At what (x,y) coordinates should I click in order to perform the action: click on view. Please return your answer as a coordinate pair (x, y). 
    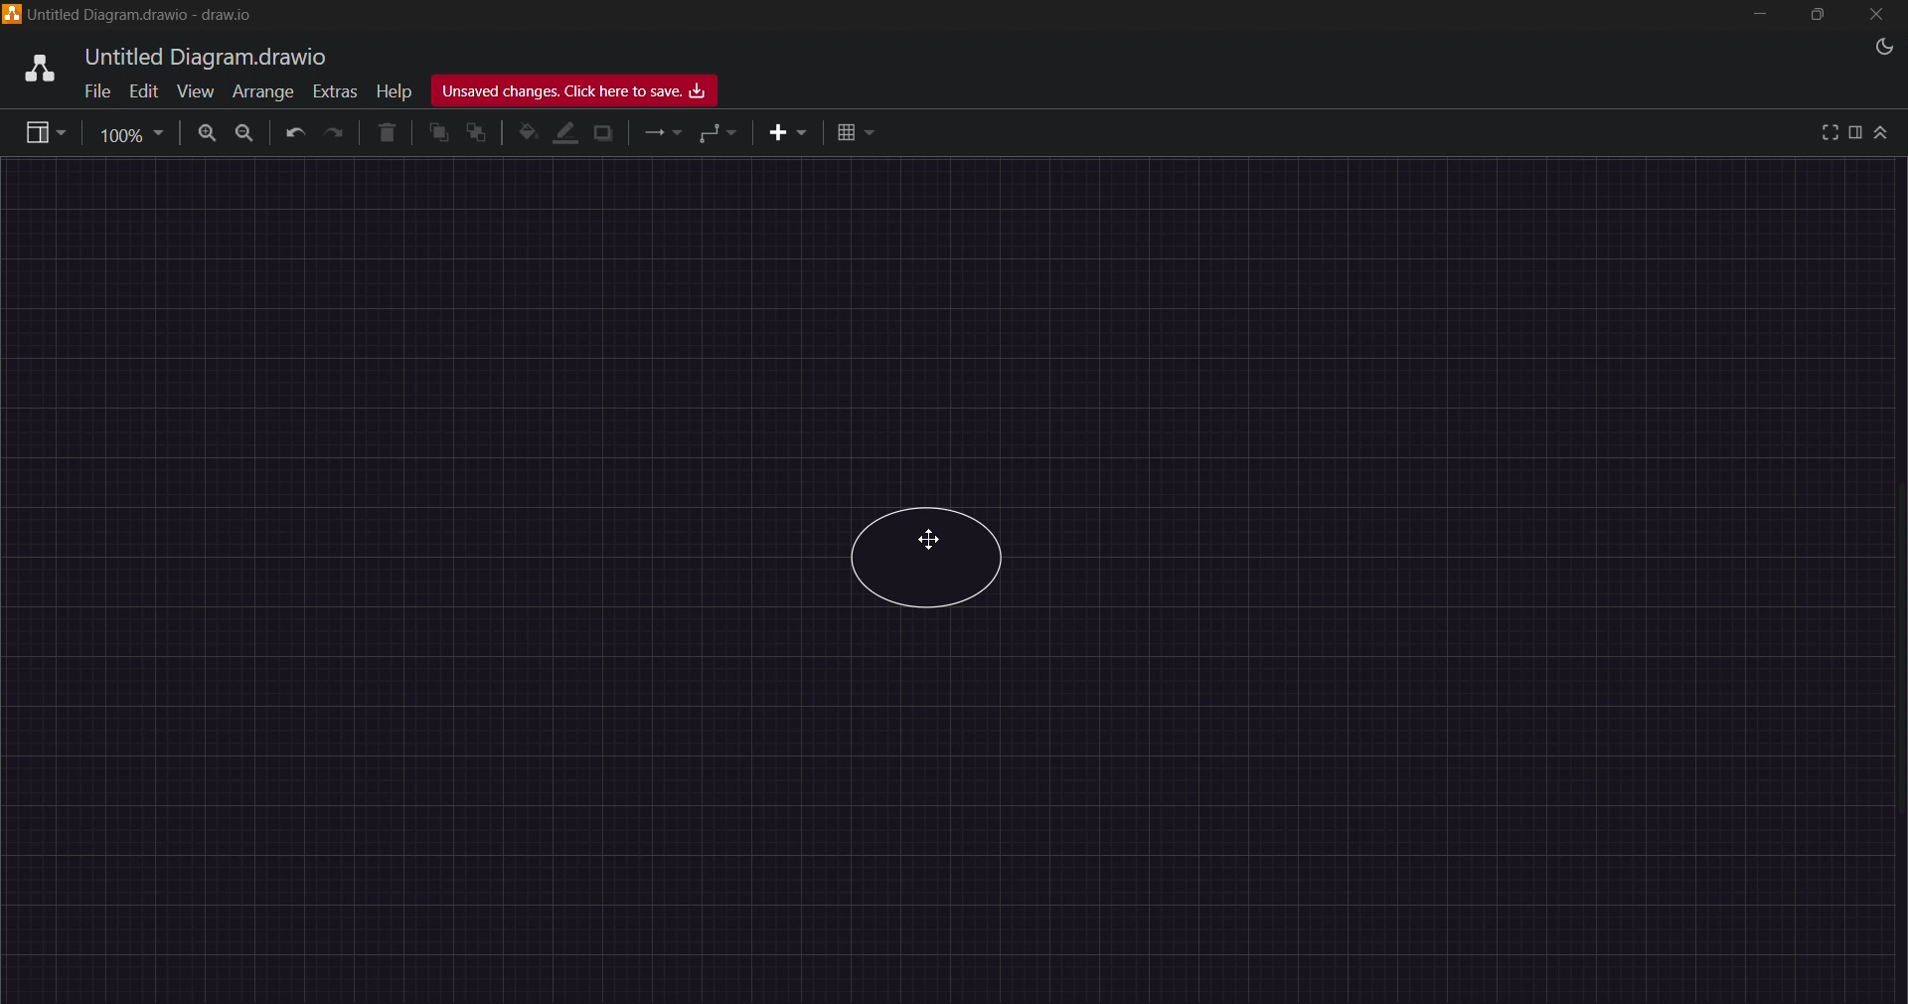
    Looking at the image, I should click on (196, 91).